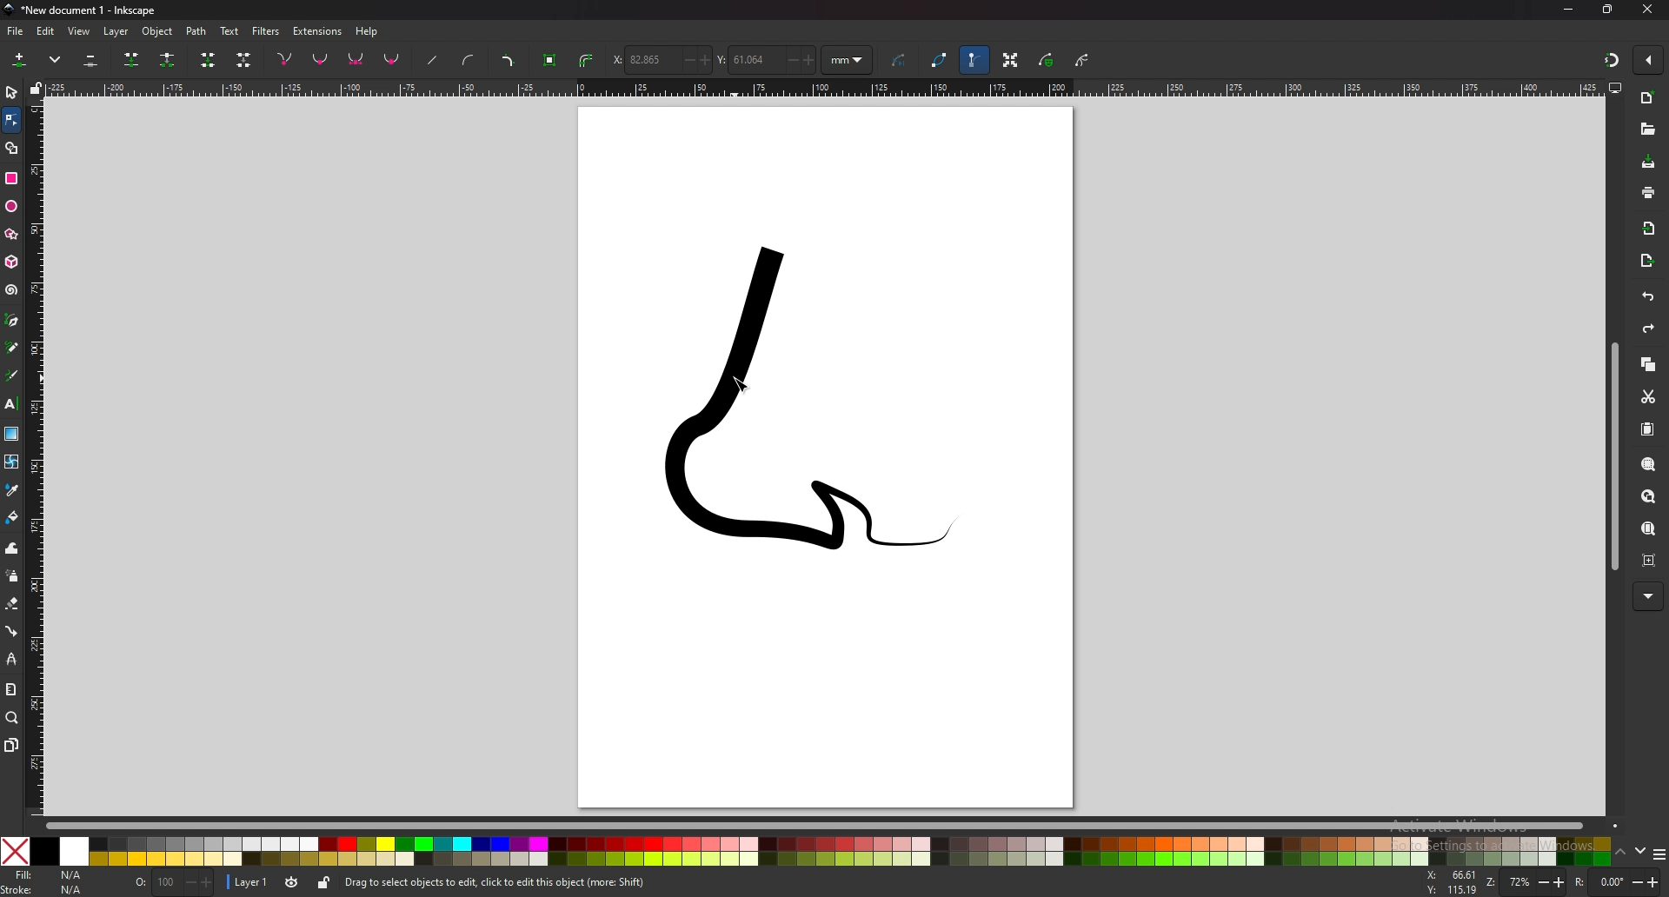 This screenshot has width=1669, height=897. I want to click on pages, so click(12, 744).